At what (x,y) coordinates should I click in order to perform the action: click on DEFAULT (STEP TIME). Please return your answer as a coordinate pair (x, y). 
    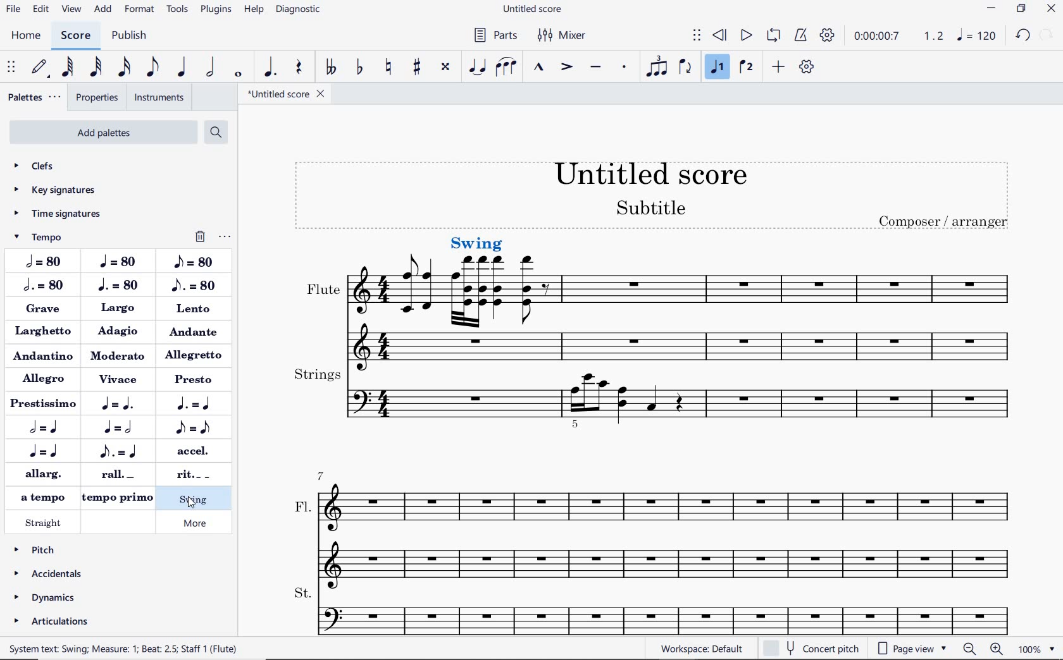
    Looking at the image, I should click on (40, 67).